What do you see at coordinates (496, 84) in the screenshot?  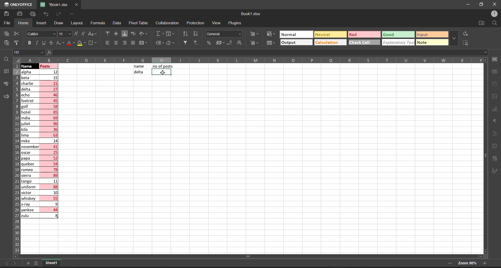 I see `shape settings` at bounding box center [496, 84].